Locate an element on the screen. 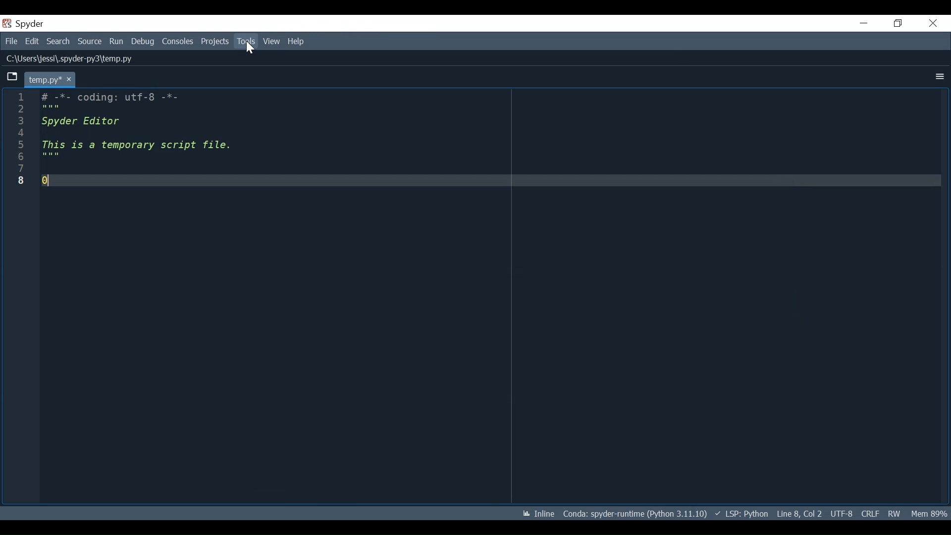  Close is located at coordinates (932, 23).